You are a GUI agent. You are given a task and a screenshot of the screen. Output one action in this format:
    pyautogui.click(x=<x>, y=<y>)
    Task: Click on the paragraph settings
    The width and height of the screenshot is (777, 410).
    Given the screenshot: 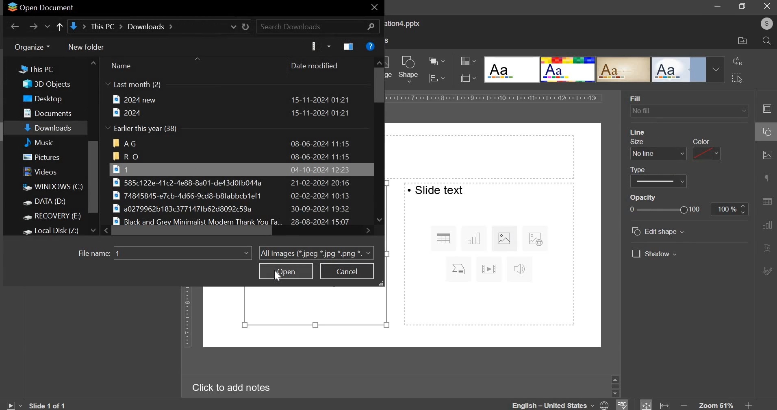 What is the action you would take?
    pyautogui.click(x=766, y=178)
    